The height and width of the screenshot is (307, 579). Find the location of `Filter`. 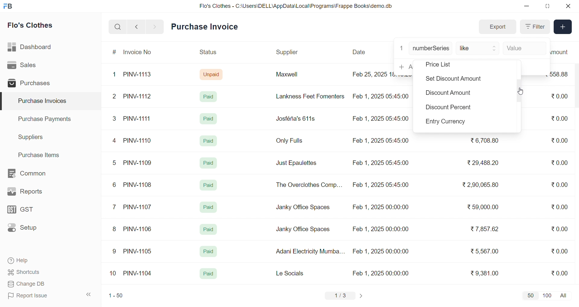

Filter is located at coordinates (534, 27).